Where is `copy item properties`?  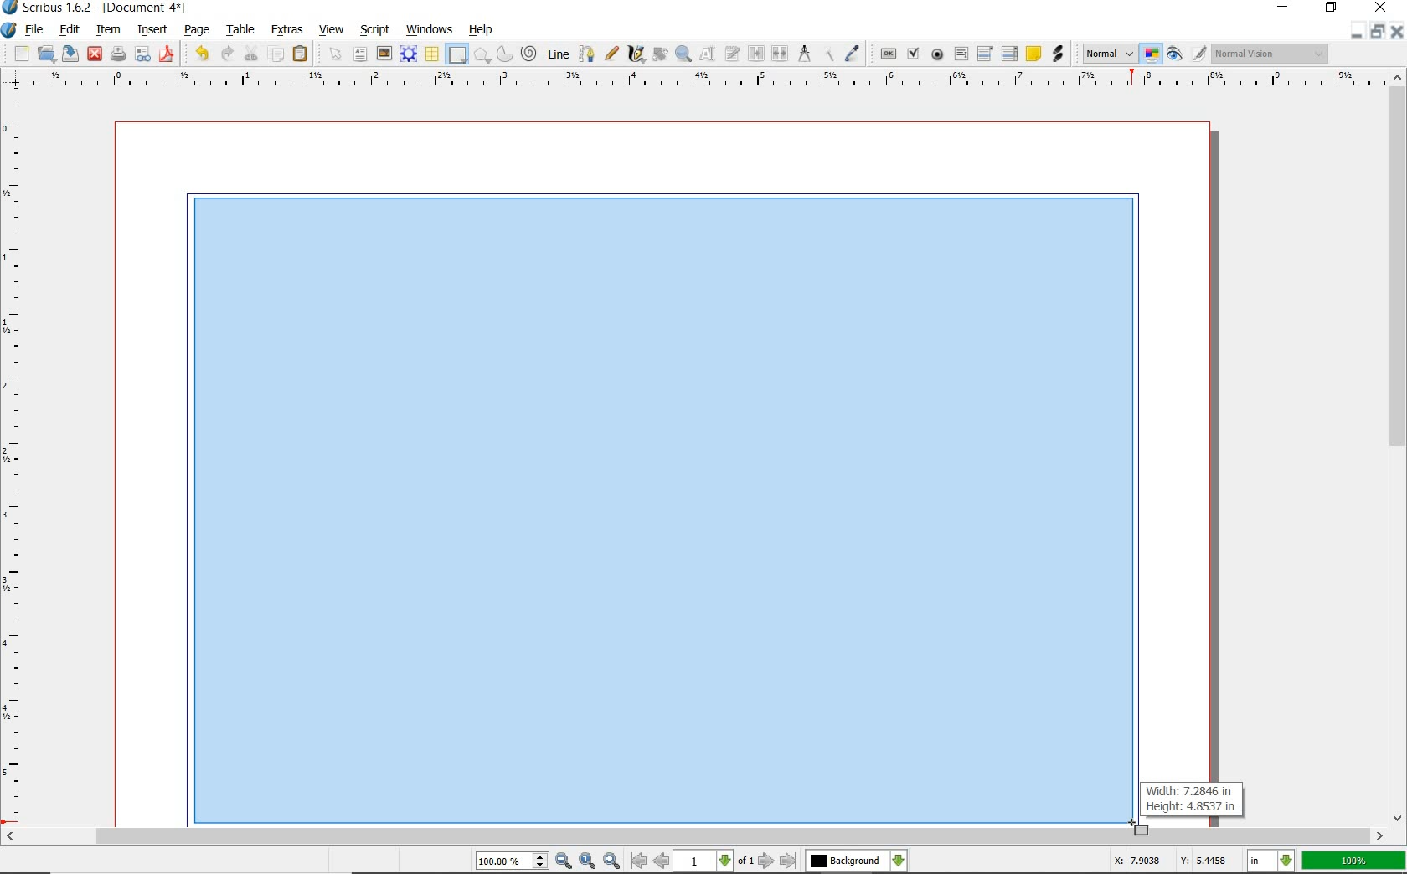 copy item properties is located at coordinates (828, 54).